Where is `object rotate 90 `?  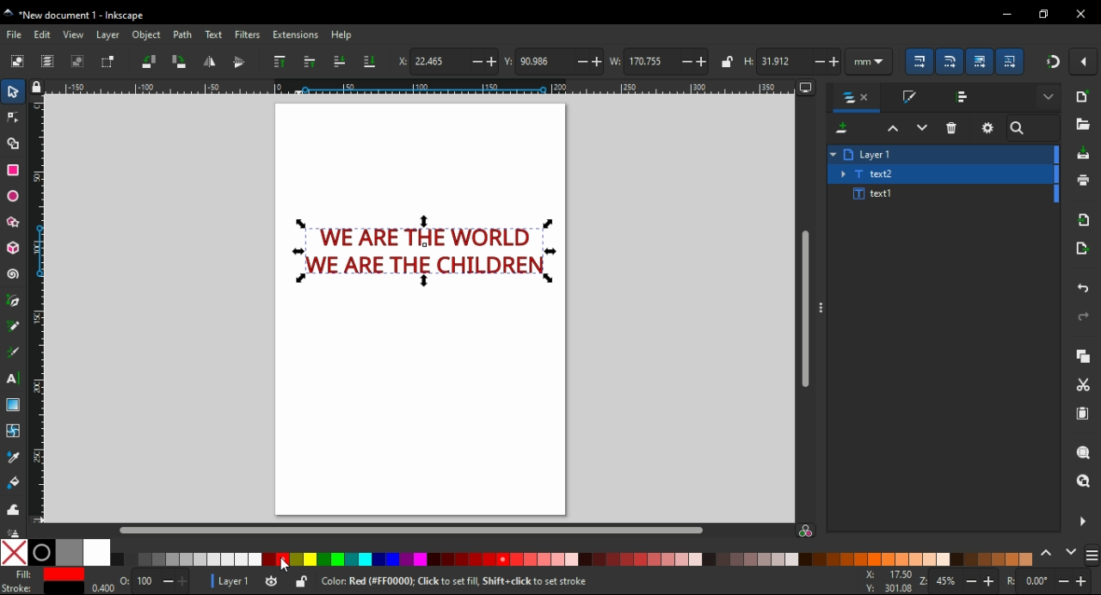 object rotate 90  is located at coordinates (180, 61).